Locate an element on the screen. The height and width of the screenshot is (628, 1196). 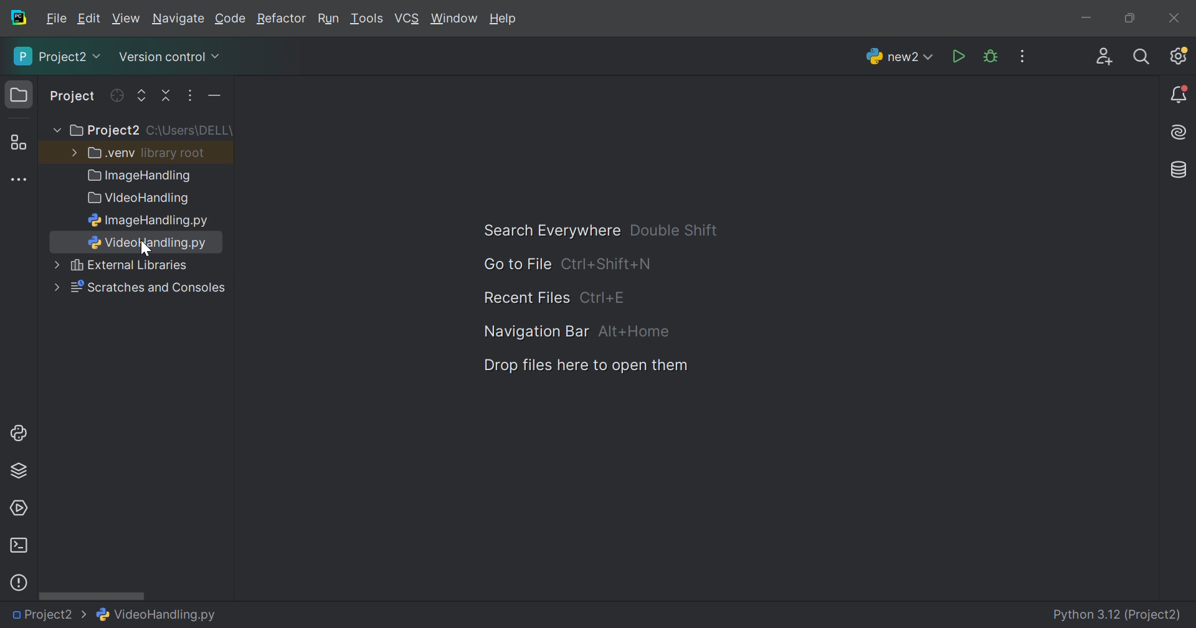
Terminal is located at coordinates (18, 546).